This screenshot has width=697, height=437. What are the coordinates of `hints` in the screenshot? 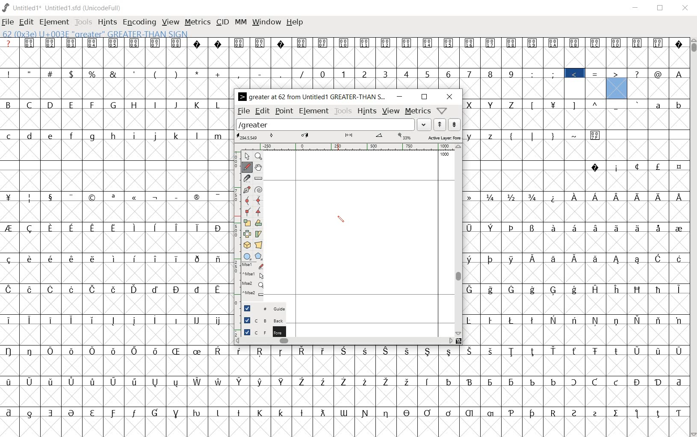 It's located at (367, 112).